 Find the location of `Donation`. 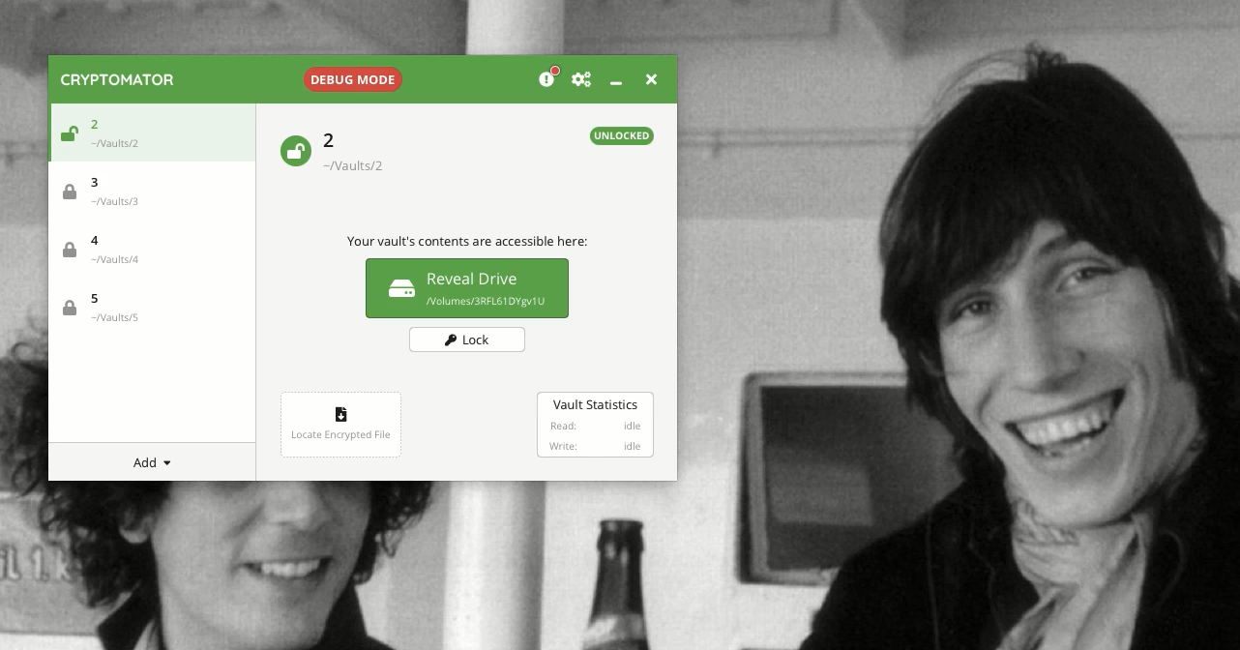

Donation is located at coordinates (549, 78).